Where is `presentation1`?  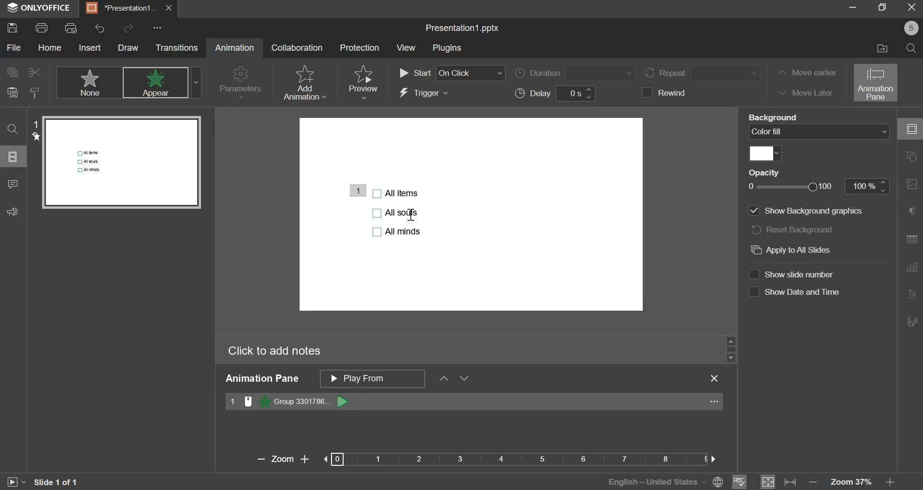 presentation1 is located at coordinates (119, 8).